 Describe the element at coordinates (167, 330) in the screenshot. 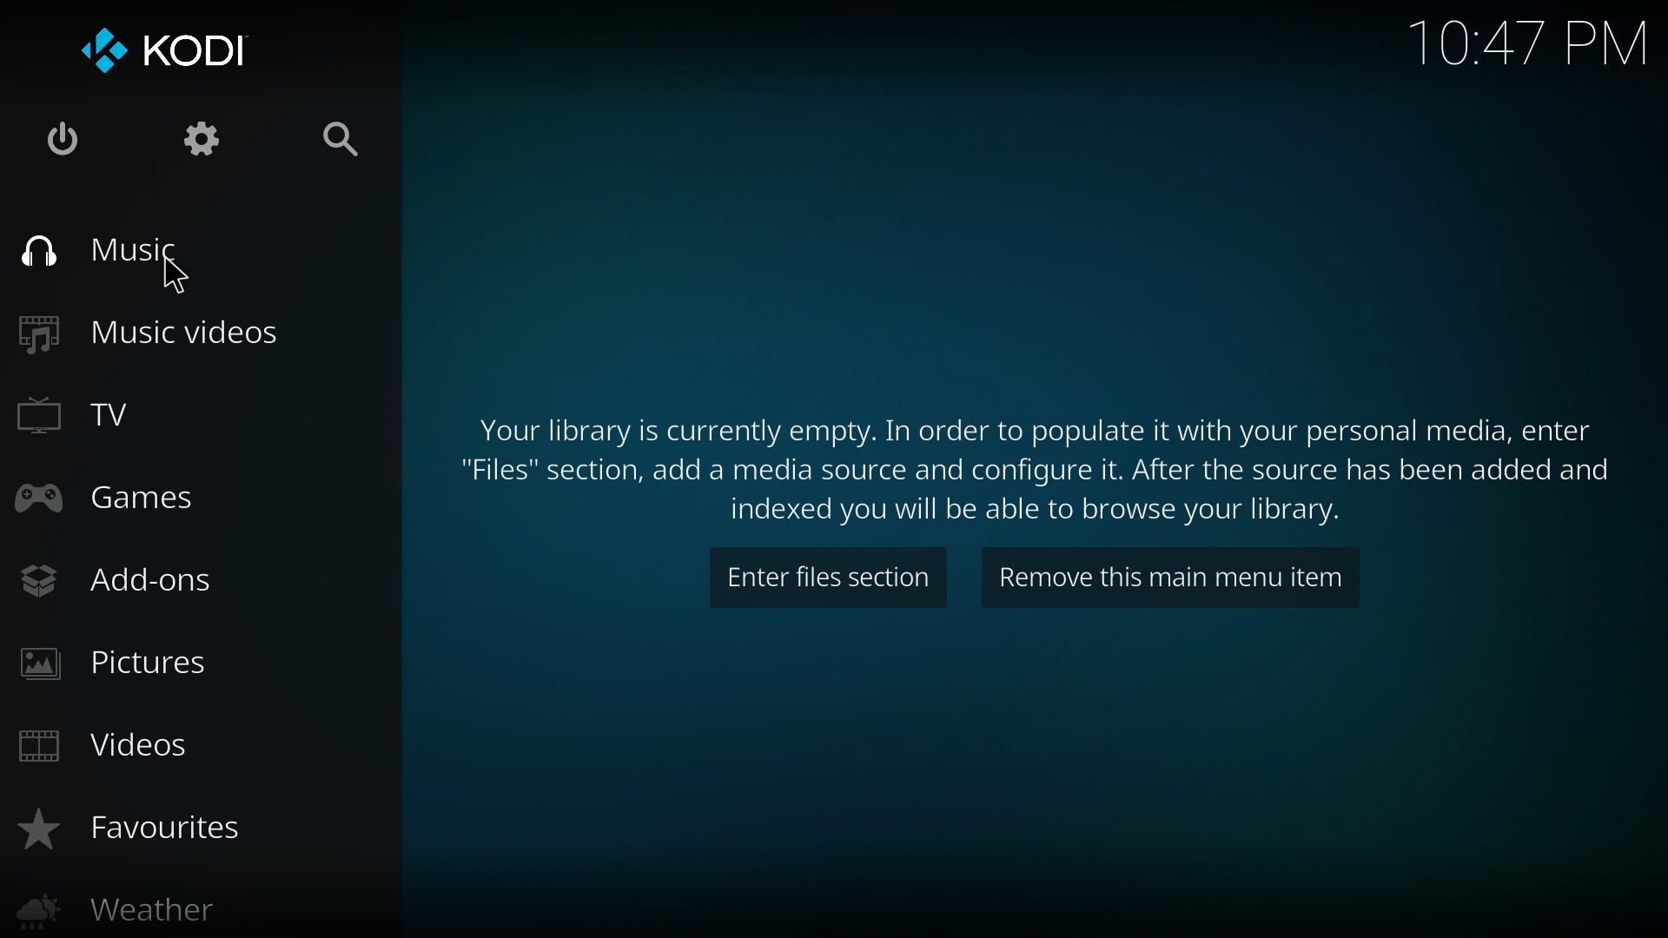

I see `music videos` at that location.